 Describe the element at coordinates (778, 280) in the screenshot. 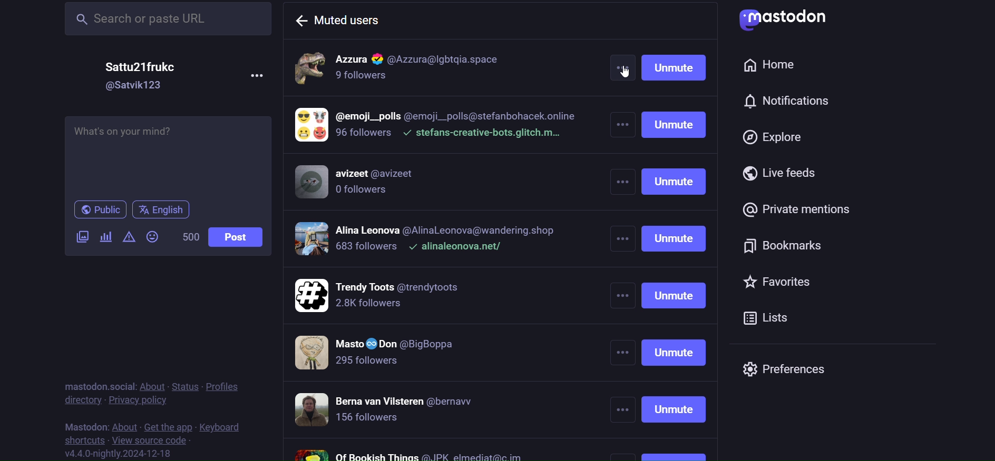

I see `favorites` at that location.